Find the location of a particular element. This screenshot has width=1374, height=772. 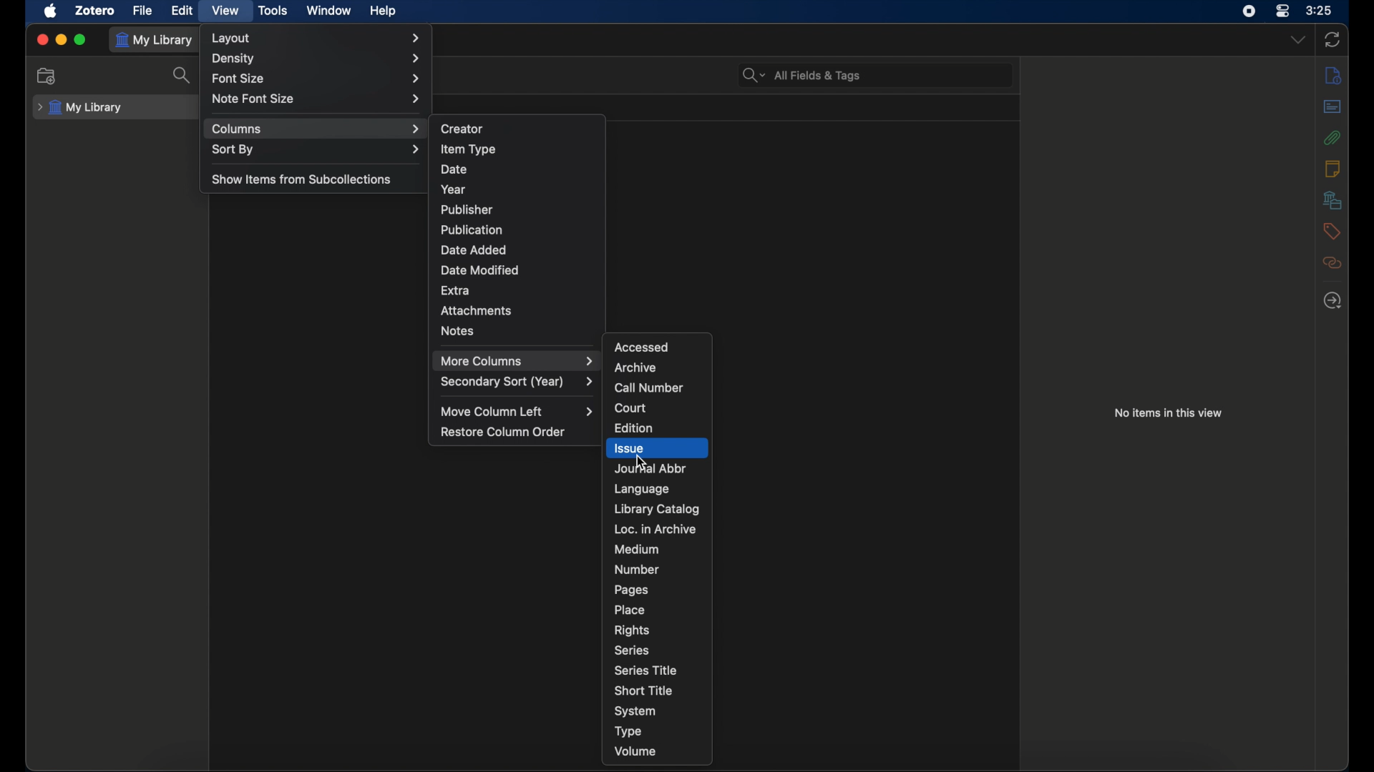

type is located at coordinates (628, 731).